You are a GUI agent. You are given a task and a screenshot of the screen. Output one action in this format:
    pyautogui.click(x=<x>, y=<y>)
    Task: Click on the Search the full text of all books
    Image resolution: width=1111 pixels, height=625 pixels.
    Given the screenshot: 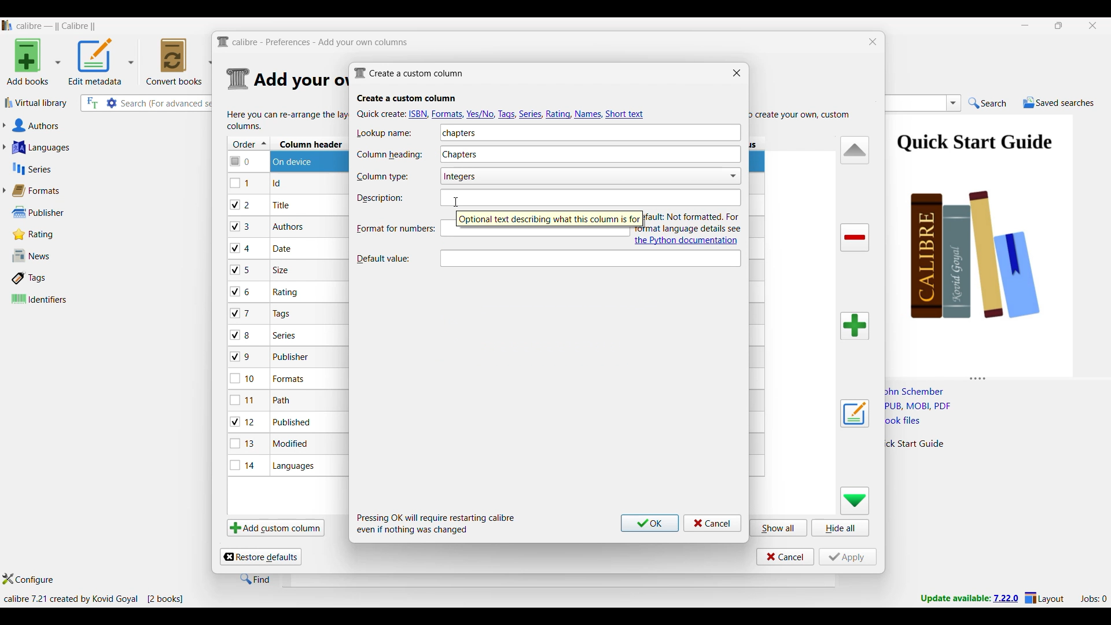 What is the action you would take?
    pyautogui.click(x=91, y=103)
    